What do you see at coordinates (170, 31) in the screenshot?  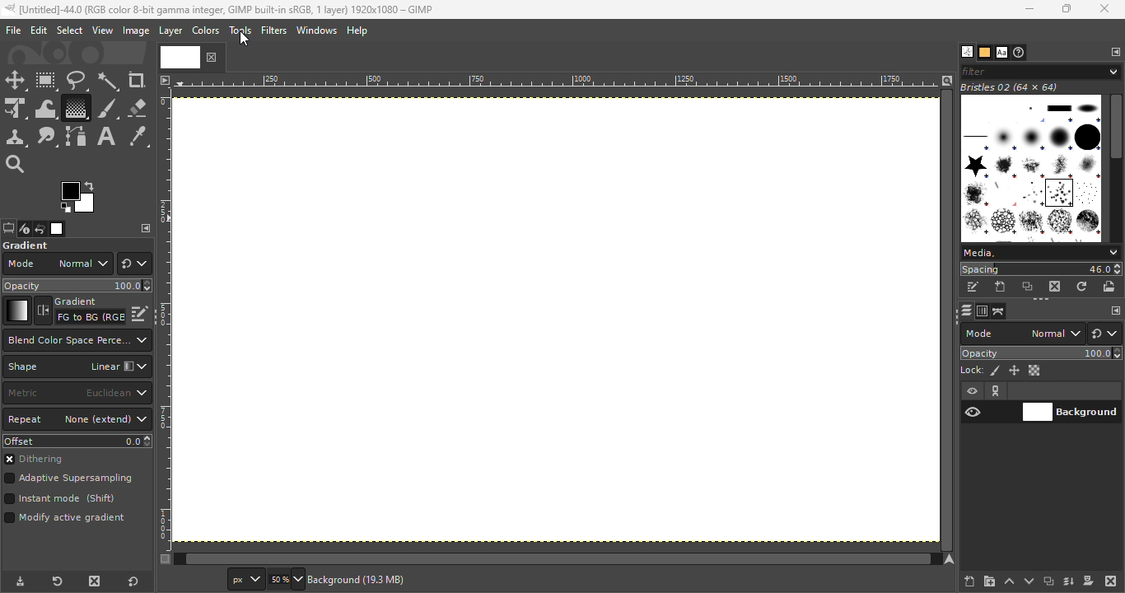 I see `Layer` at bounding box center [170, 31].